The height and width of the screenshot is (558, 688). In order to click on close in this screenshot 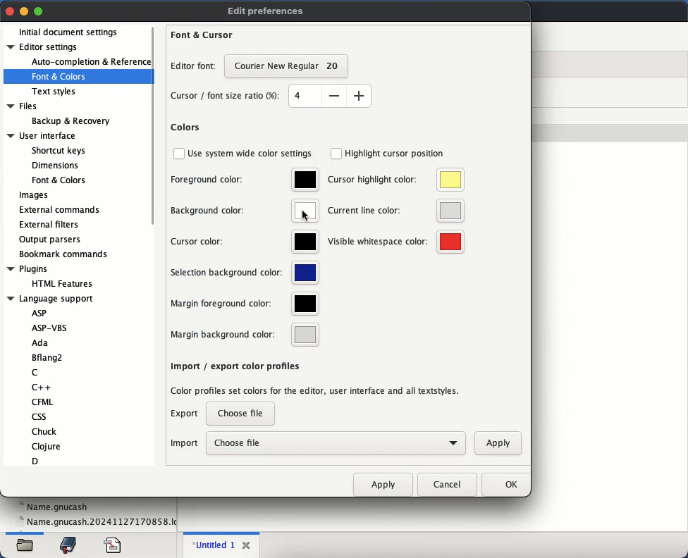, I will do `click(246, 545)`.